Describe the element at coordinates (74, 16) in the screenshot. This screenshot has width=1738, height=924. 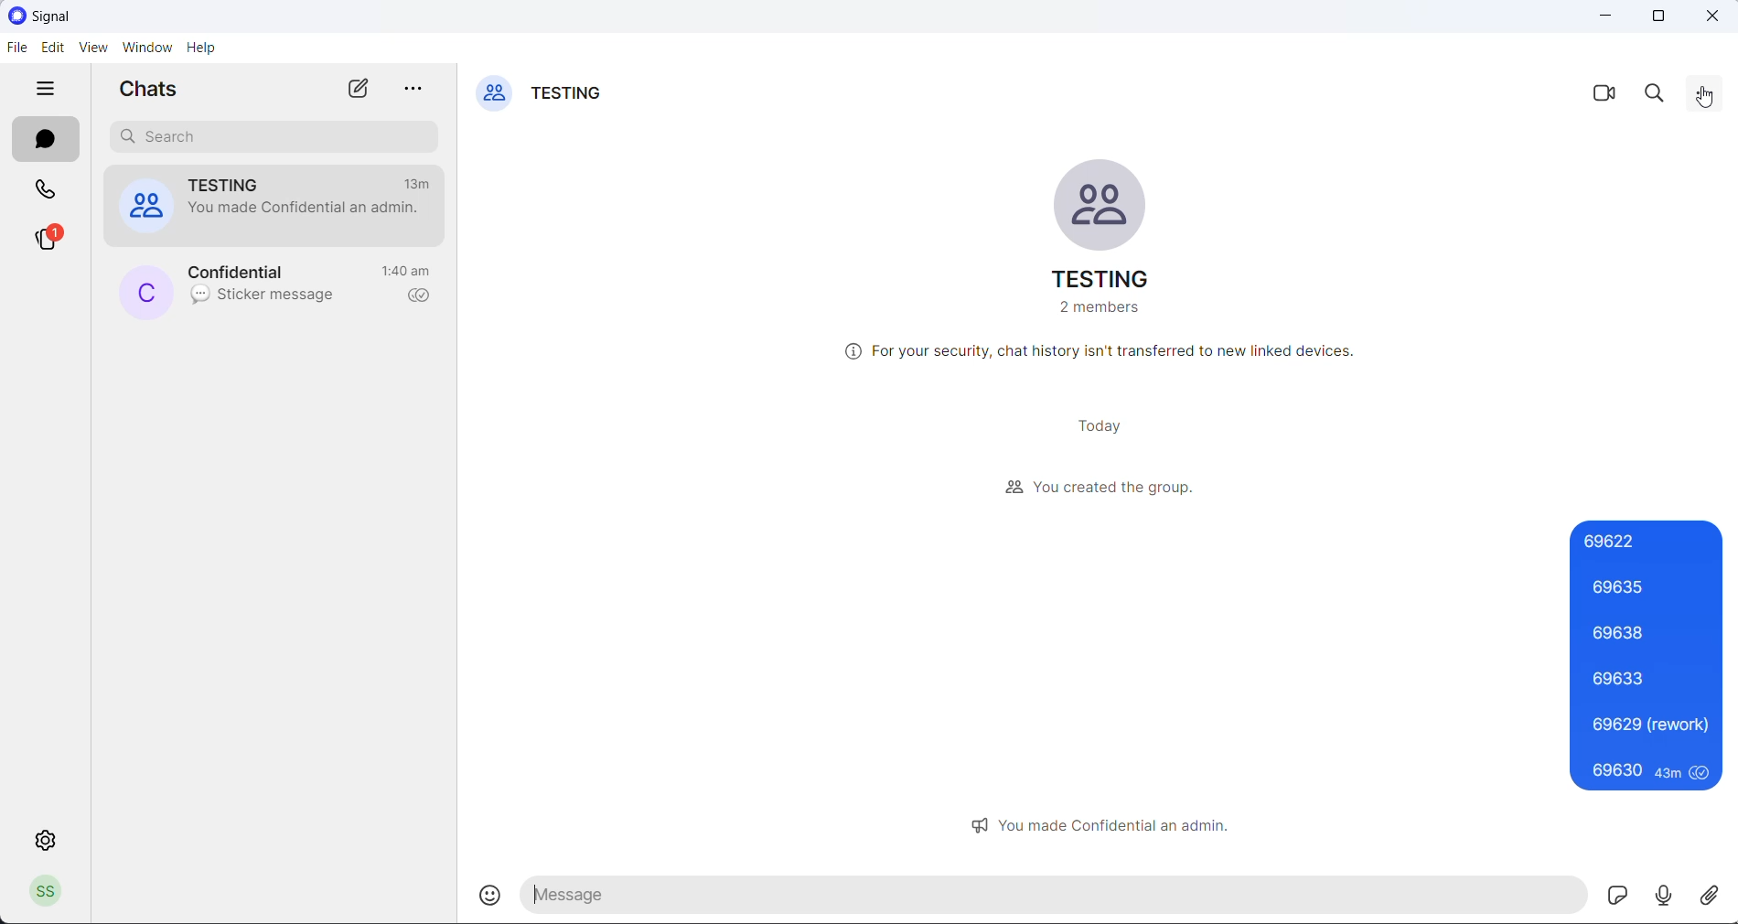
I see `application logo and name` at that location.